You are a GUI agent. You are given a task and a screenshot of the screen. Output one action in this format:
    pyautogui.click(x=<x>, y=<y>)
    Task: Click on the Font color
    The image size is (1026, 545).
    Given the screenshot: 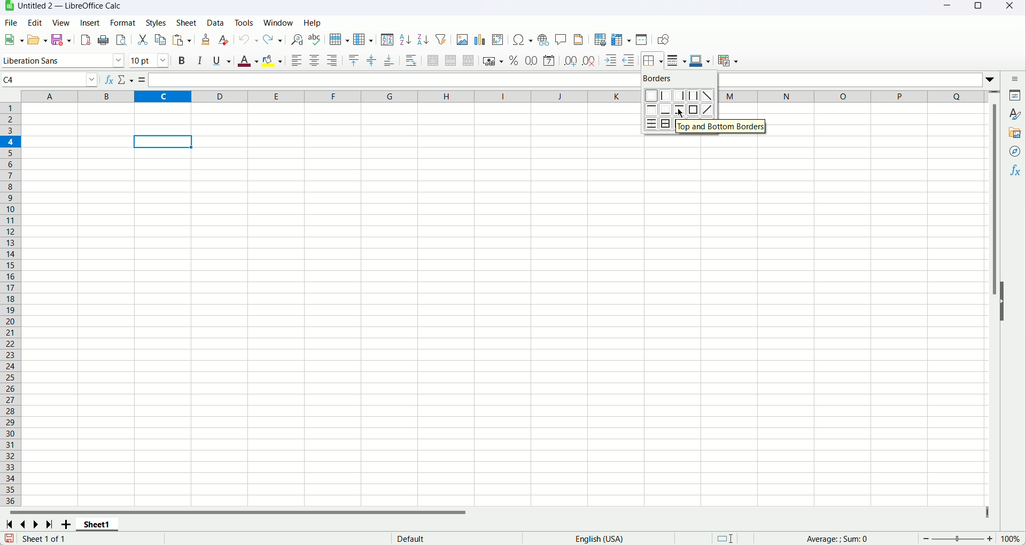 What is the action you would take?
    pyautogui.click(x=248, y=62)
    